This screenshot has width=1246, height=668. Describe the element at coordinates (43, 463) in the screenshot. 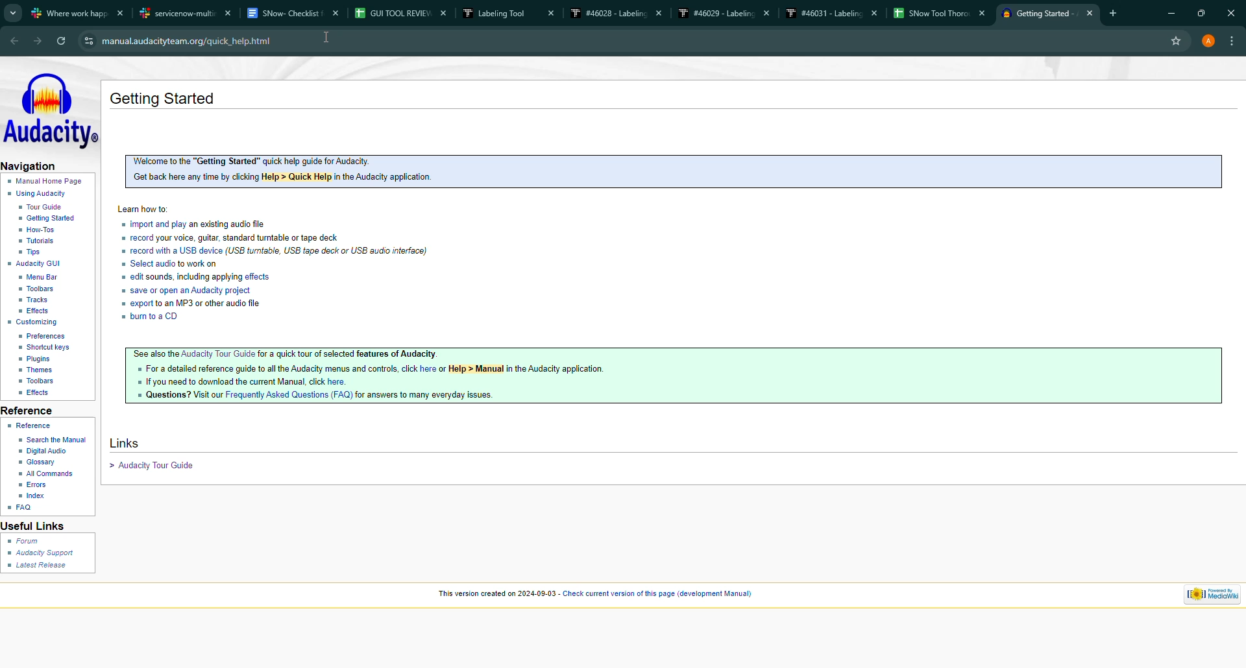

I see `glossary` at that location.